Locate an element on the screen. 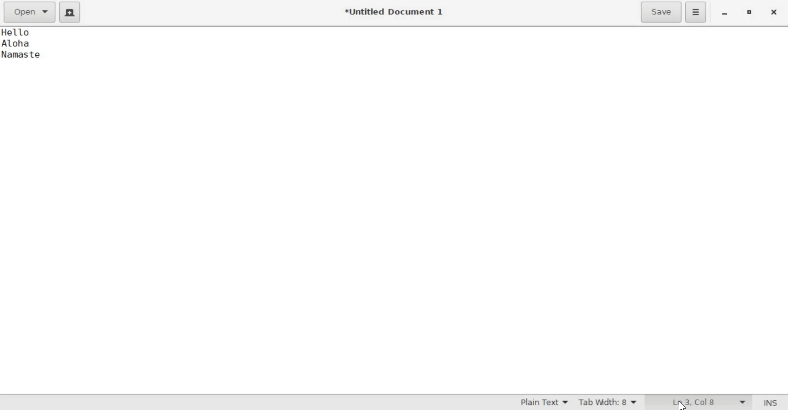 This screenshot has height=410, width=788. Insert/Overwrite Mode is located at coordinates (770, 402).